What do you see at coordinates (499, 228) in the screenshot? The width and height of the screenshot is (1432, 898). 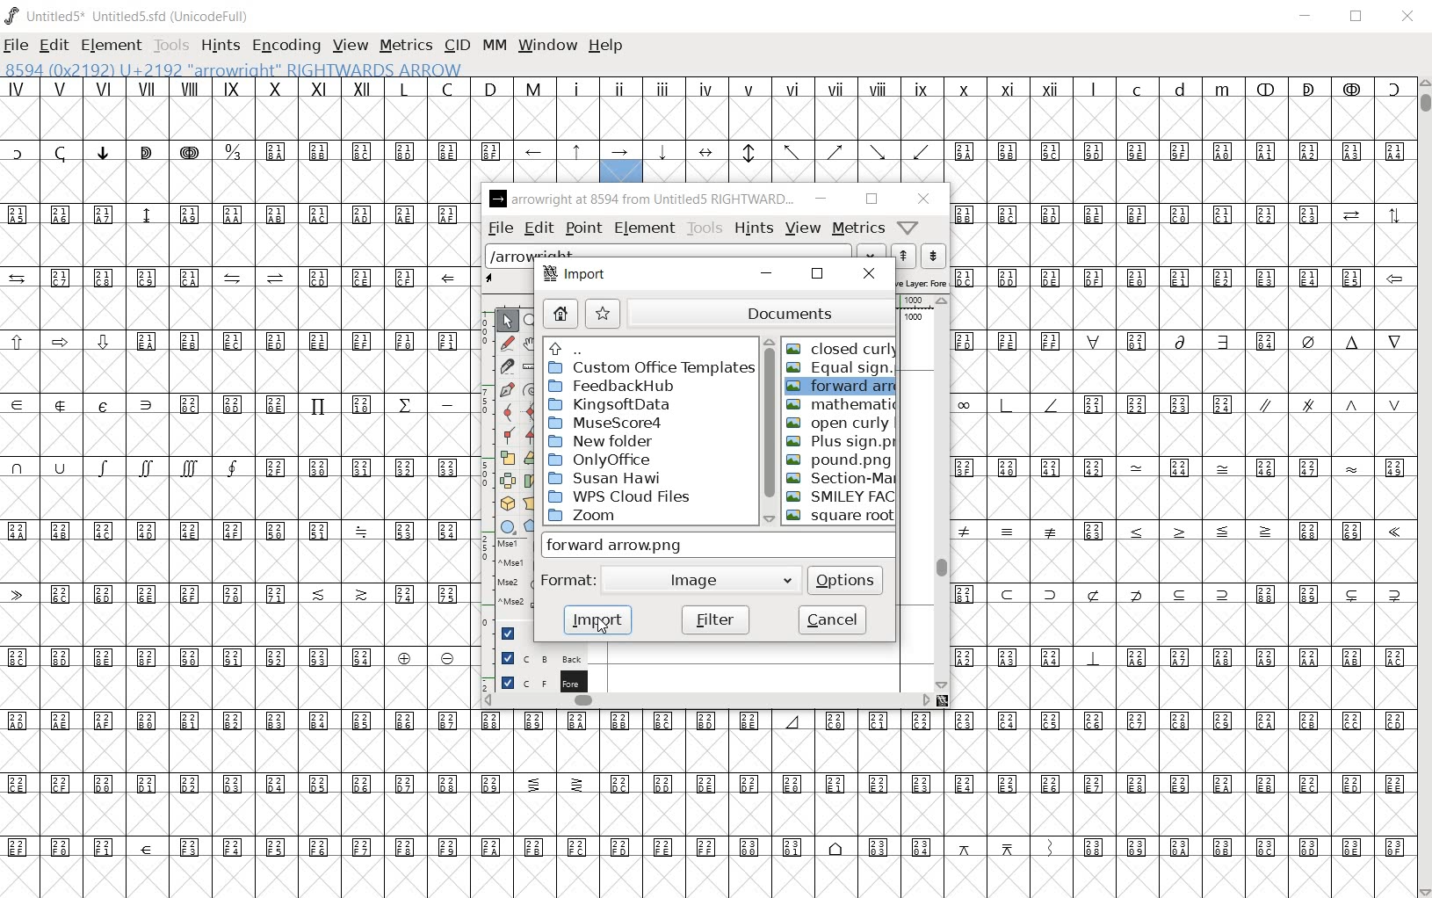 I see `file` at bounding box center [499, 228].